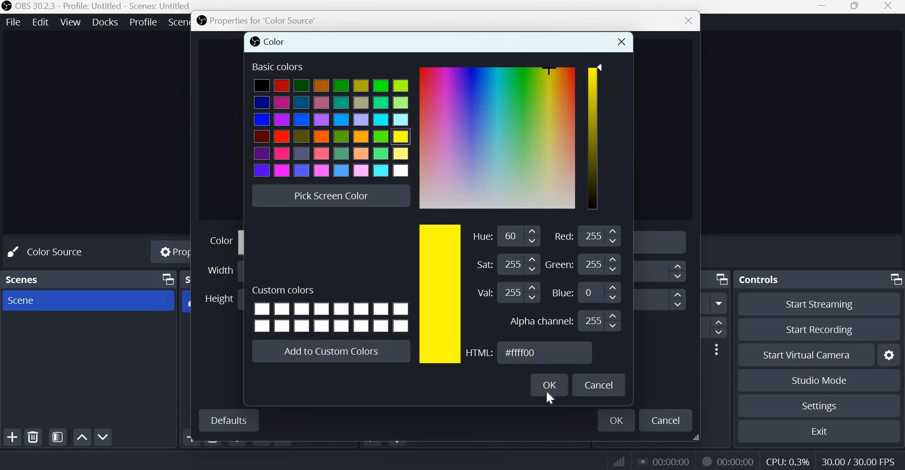 The image size is (905, 470). I want to click on Blue: , so click(560, 292).